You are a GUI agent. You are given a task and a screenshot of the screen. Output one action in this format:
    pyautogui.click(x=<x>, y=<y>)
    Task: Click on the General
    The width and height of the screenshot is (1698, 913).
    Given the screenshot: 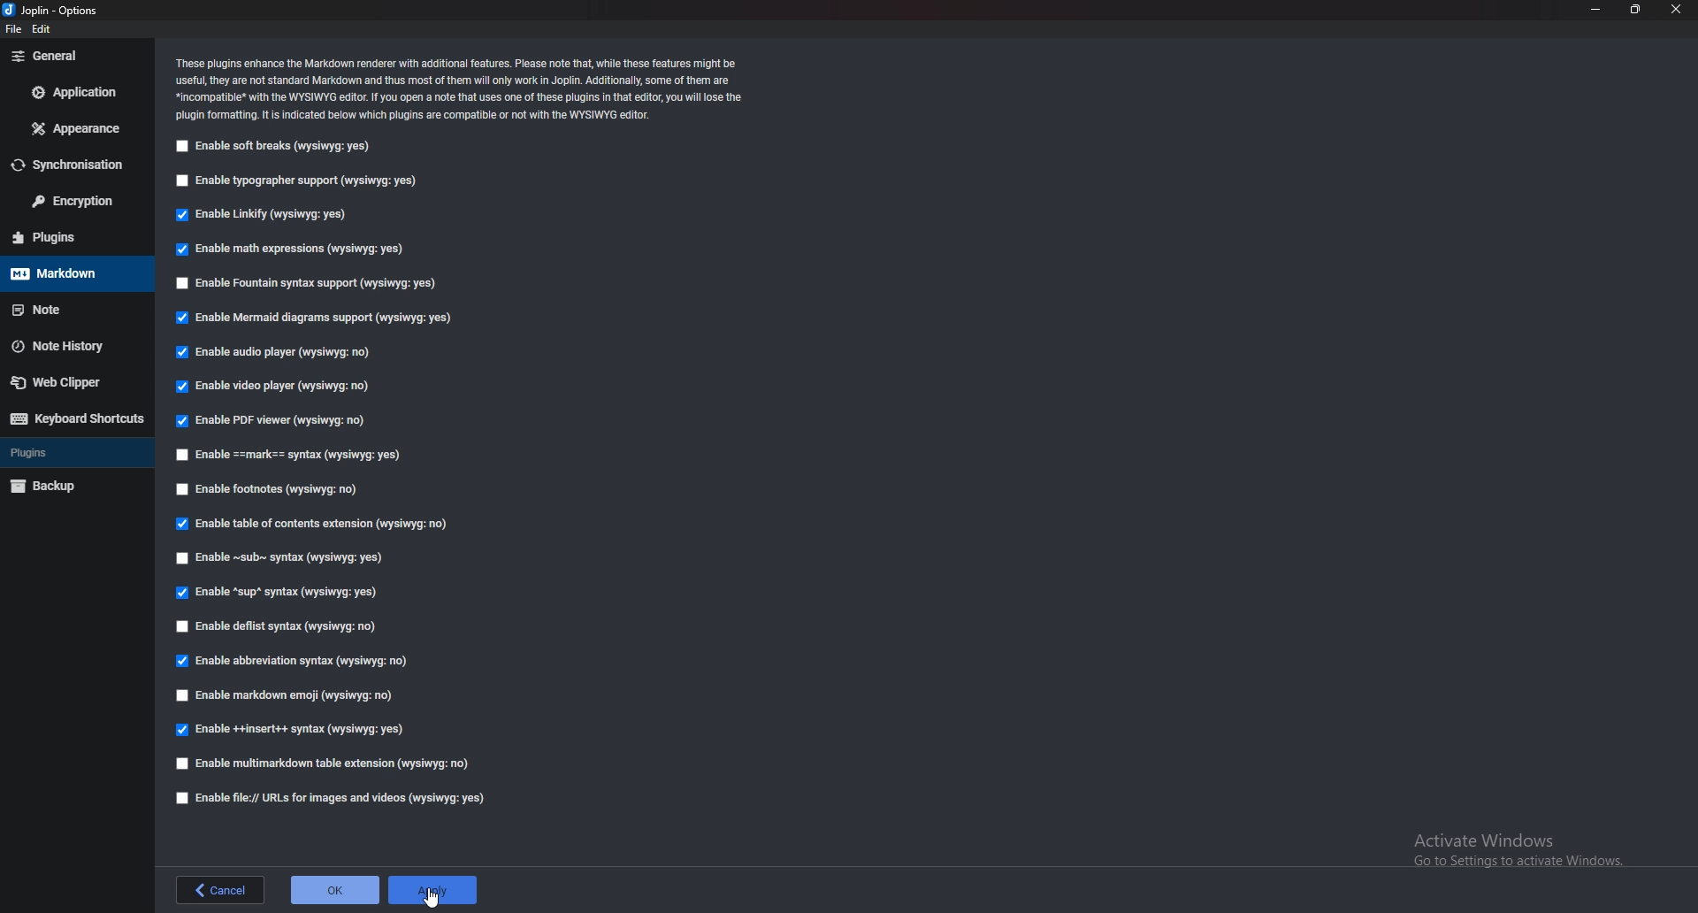 What is the action you would take?
    pyautogui.click(x=73, y=56)
    